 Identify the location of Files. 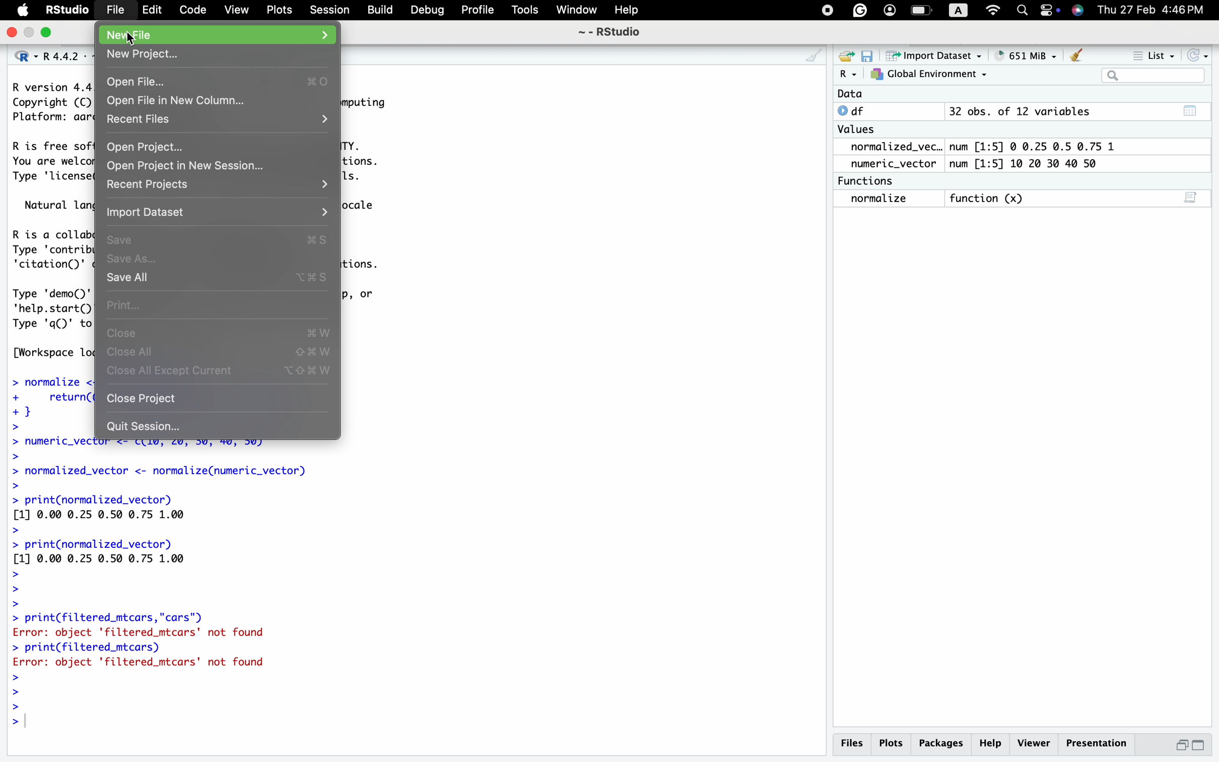
(851, 742).